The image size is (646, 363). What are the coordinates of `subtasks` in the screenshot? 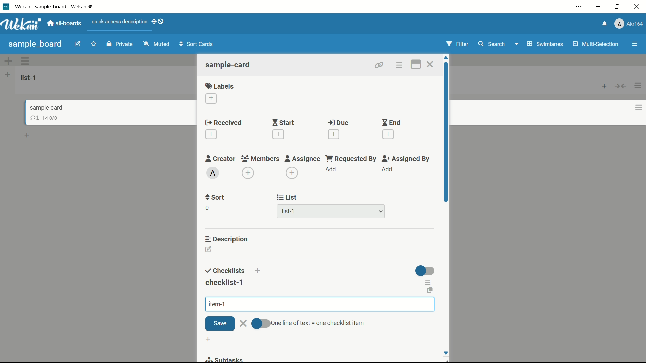 It's located at (230, 358).